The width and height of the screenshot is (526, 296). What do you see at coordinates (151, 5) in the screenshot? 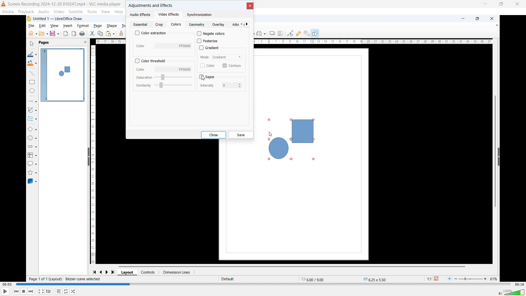
I see `Adjustments and effects ` at bounding box center [151, 5].